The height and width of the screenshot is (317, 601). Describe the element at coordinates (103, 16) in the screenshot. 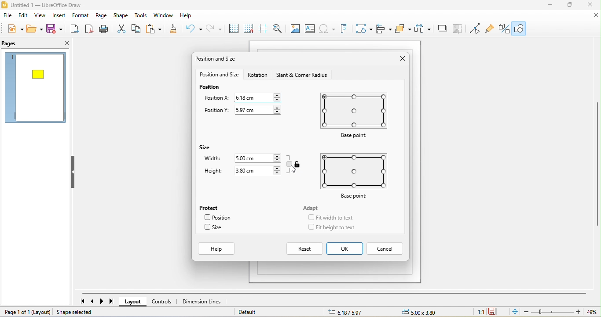

I see `page` at that location.